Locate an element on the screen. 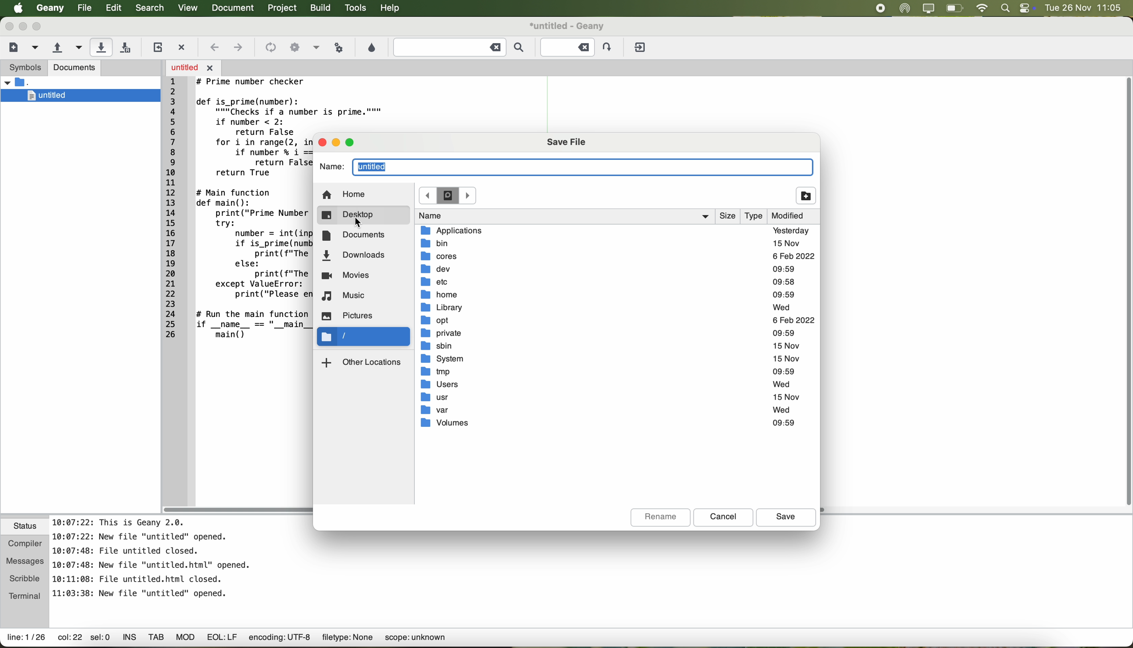 This screenshot has height=648, width=1133. compiler is located at coordinates (25, 542).